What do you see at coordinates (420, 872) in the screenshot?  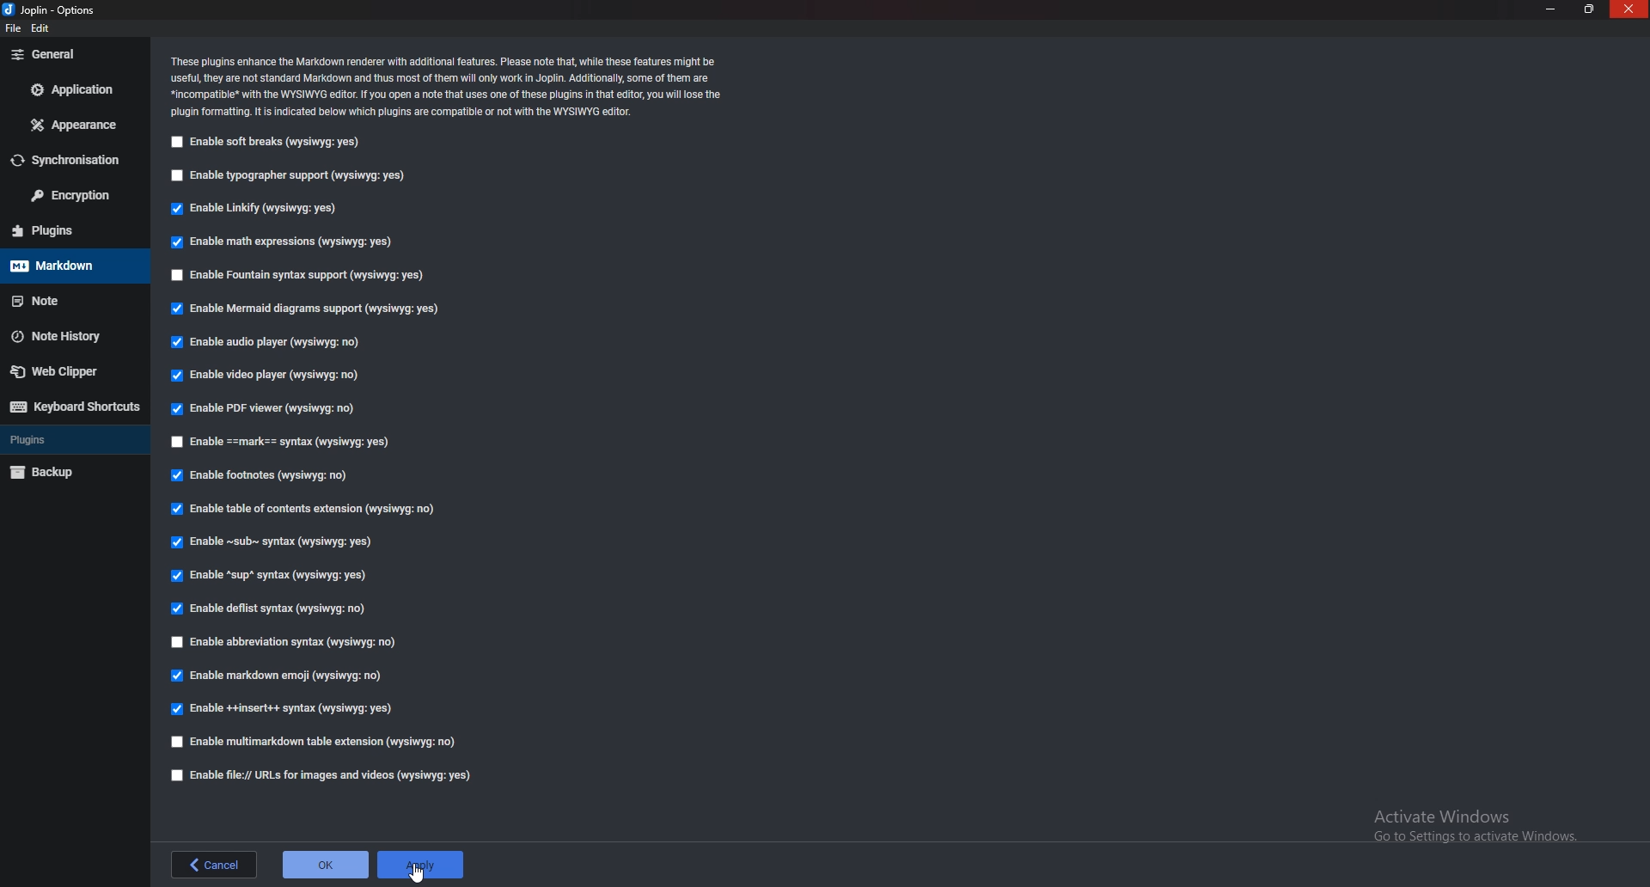 I see `cursor` at bounding box center [420, 872].